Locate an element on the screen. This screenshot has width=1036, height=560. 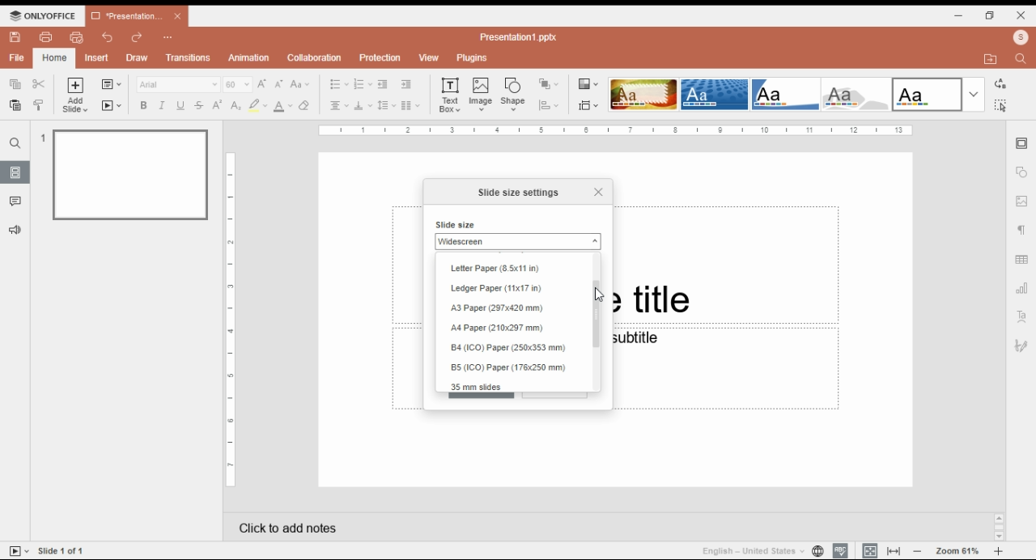
quick print  is located at coordinates (77, 37).